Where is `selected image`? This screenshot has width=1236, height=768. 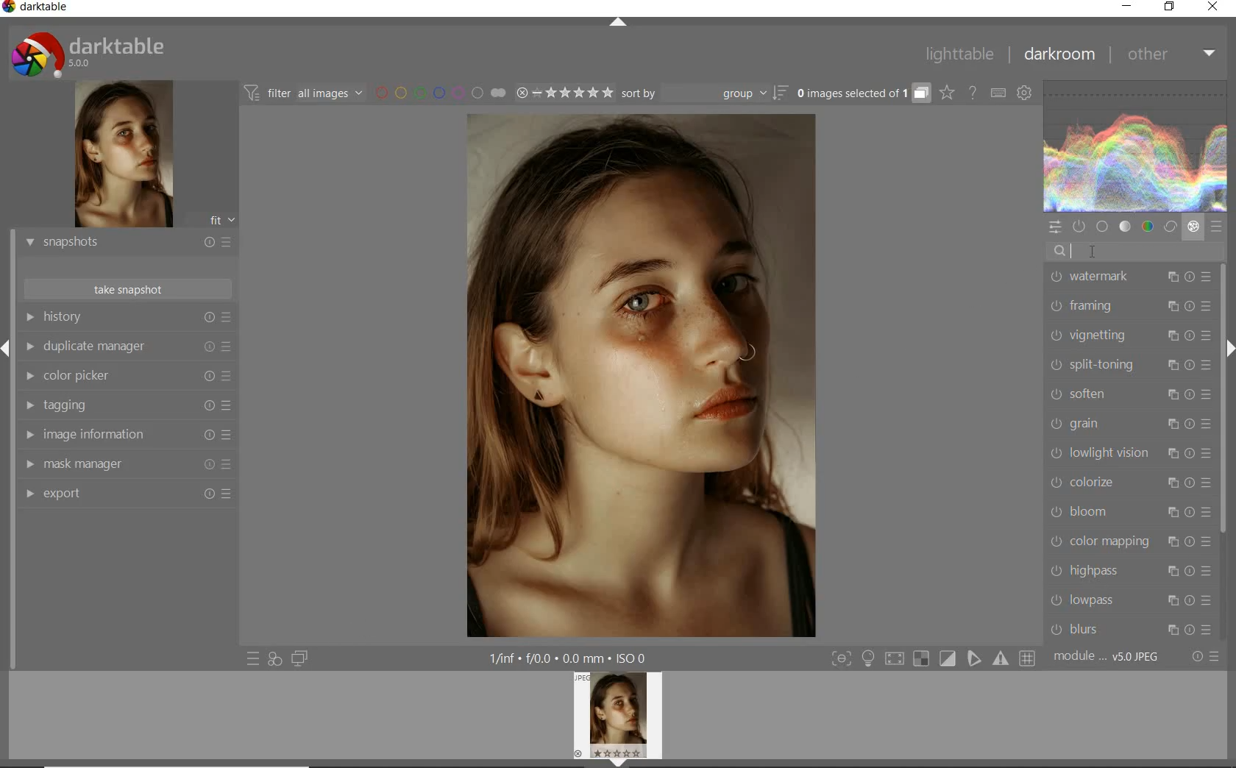 selected image is located at coordinates (637, 374).